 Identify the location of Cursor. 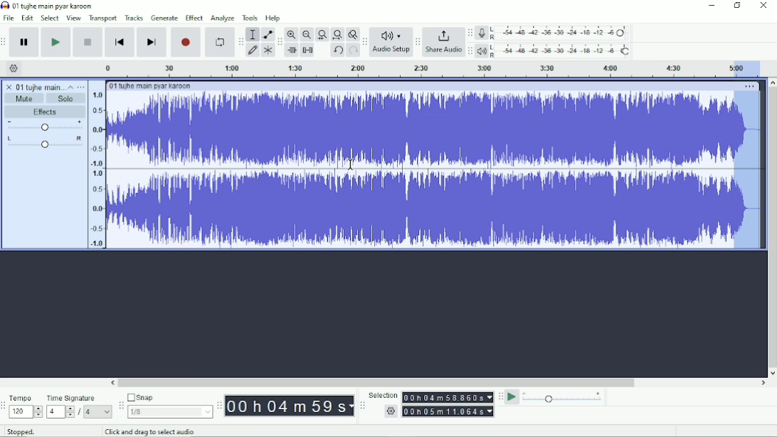
(351, 164).